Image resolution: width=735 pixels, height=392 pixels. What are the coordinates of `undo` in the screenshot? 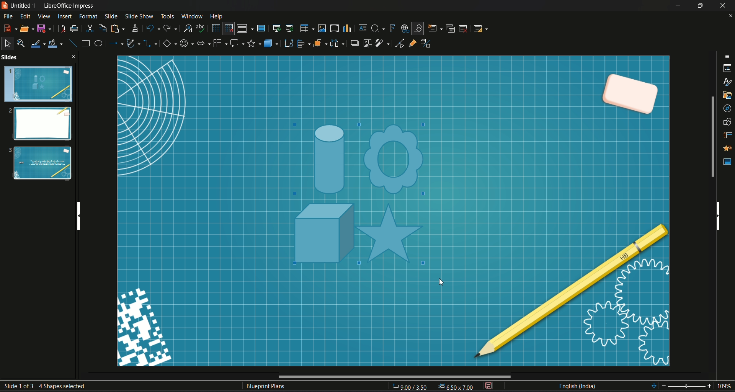 It's located at (152, 28).